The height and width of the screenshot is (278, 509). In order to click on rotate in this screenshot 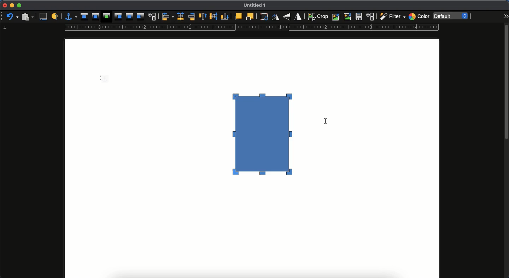, I will do `click(263, 17)`.